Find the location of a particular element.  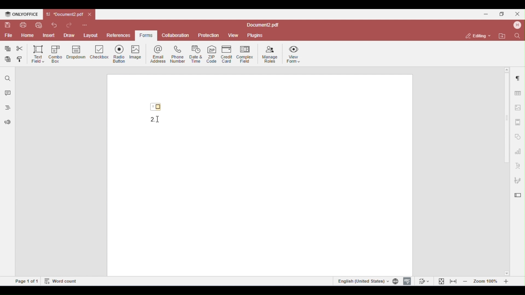

open file location is located at coordinates (503, 36).